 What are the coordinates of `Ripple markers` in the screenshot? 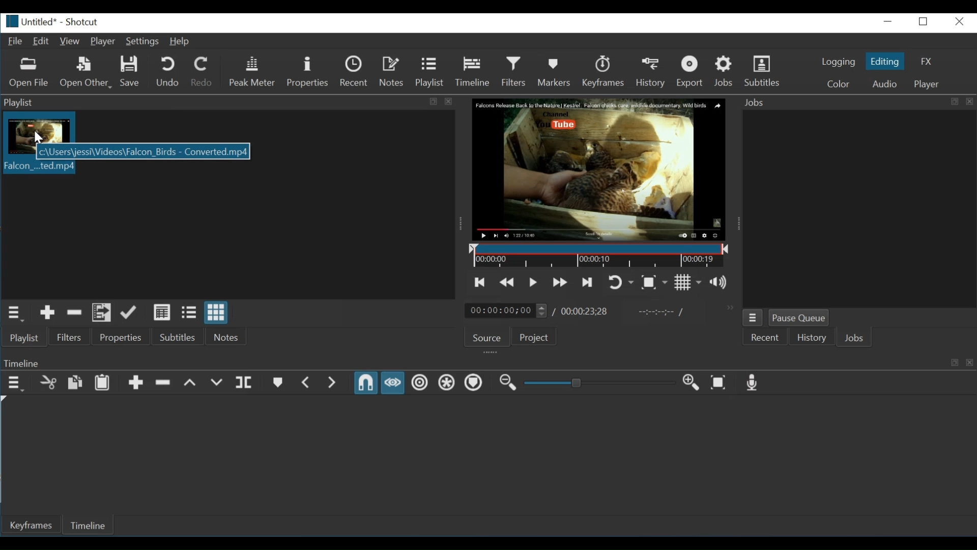 It's located at (473, 382).